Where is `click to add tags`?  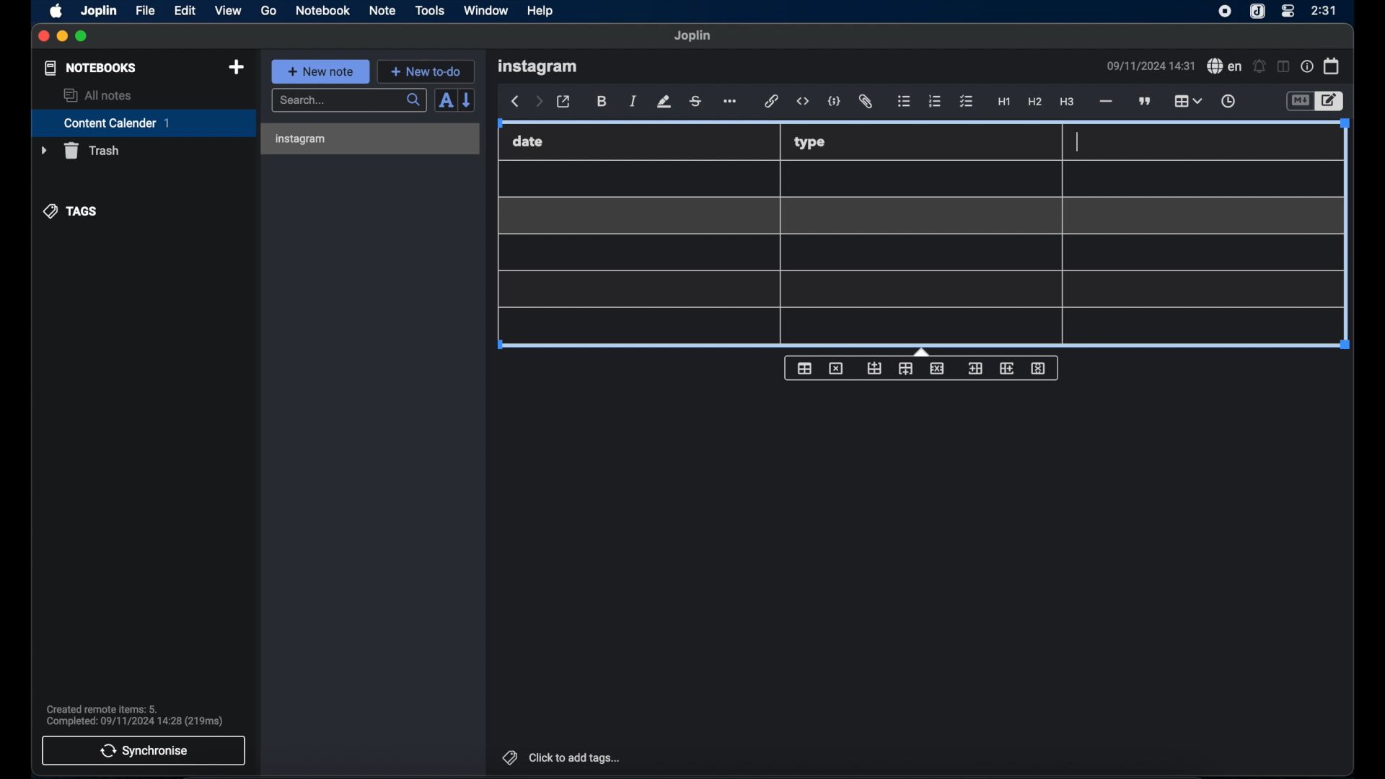 click to add tags is located at coordinates (562, 757).